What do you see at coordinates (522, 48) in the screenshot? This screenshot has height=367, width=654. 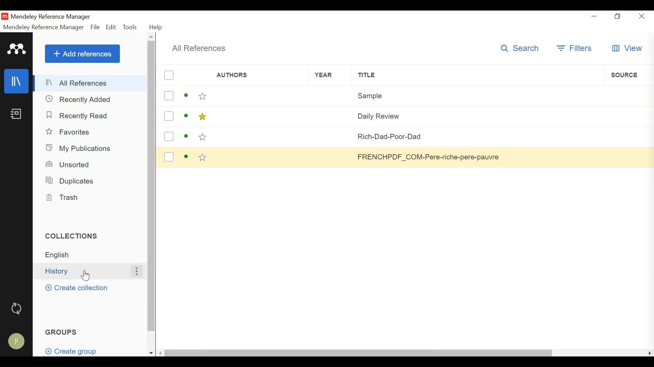 I see `Search` at bounding box center [522, 48].